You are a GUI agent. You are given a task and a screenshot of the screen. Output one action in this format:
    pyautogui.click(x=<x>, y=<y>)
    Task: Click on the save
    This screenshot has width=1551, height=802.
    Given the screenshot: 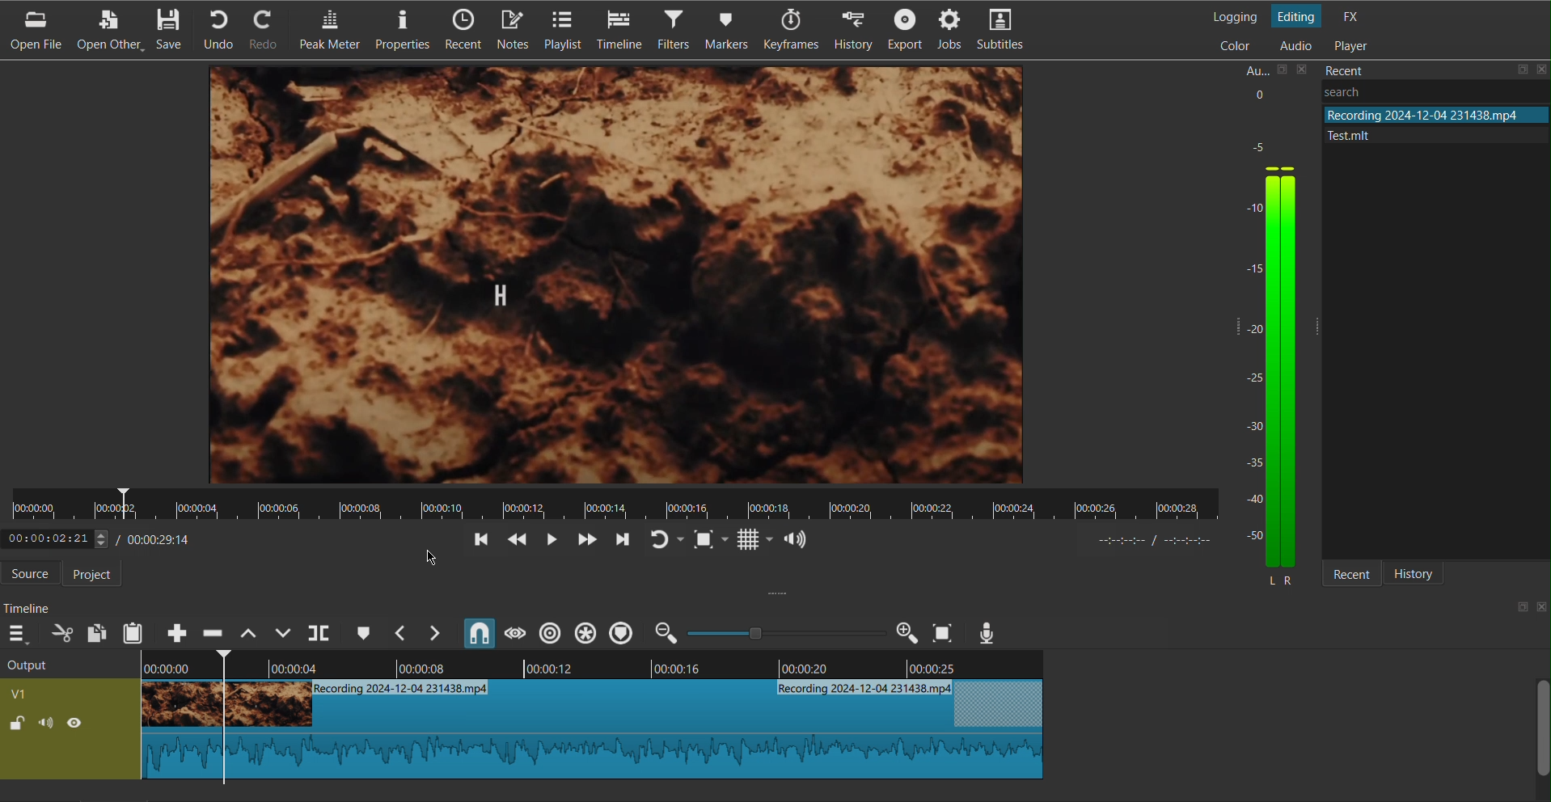 What is the action you would take?
    pyautogui.click(x=1519, y=609)
    